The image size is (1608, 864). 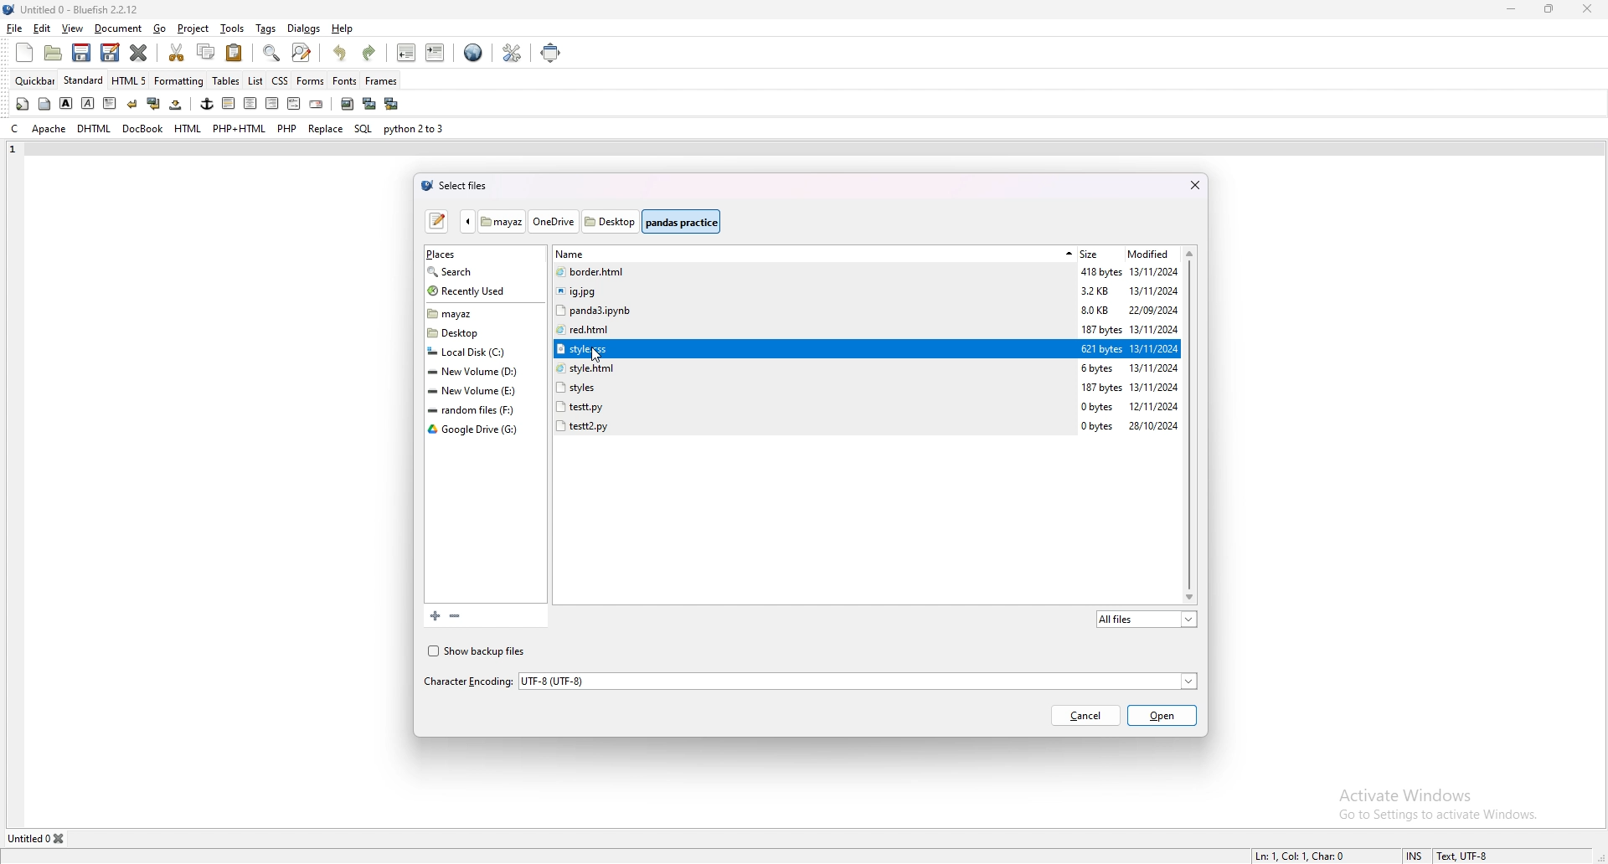 I want to click on advanced find and replace, so click(x=302, y=52).